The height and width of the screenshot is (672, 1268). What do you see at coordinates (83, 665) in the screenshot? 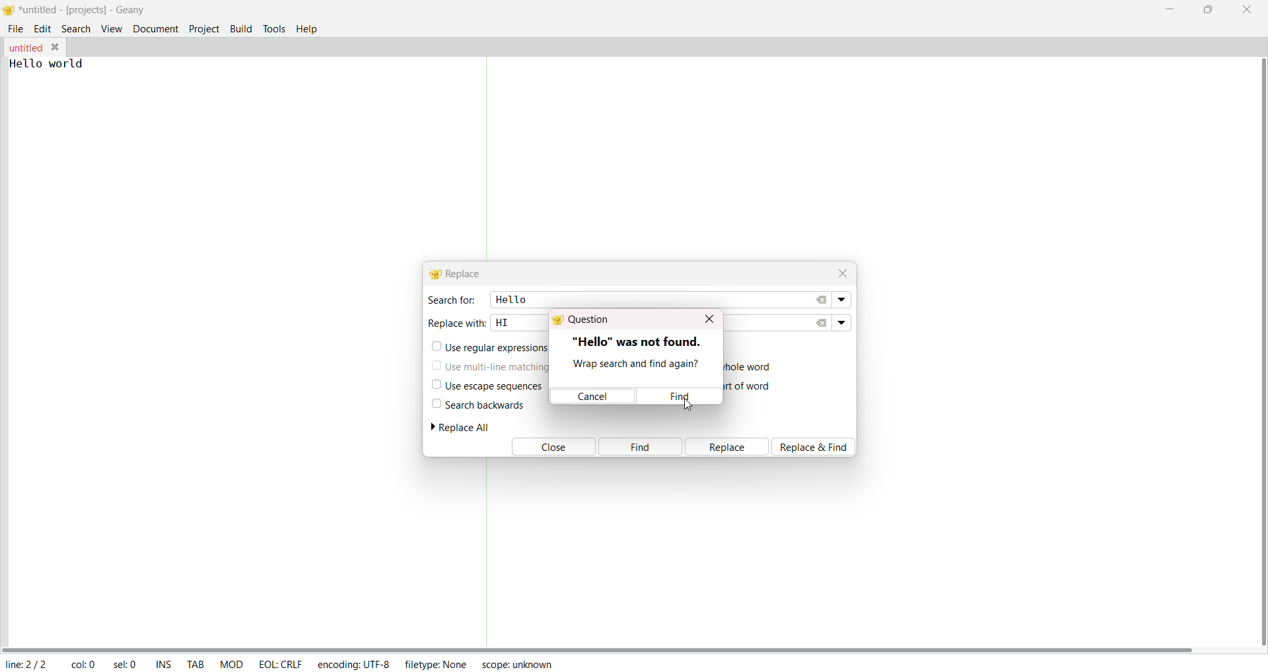
I see `col: 0` at bounding box center [83, 665].